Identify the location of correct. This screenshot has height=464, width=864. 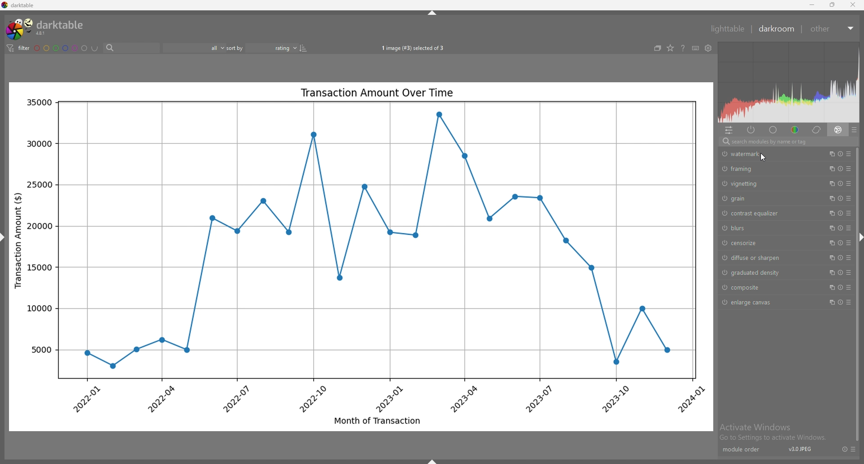
(815, 130).